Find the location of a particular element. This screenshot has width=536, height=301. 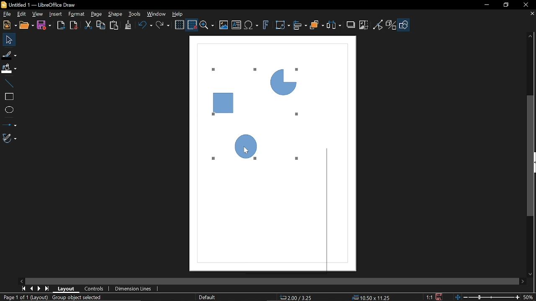

Snap to grid is located at coordinates (192, 24).